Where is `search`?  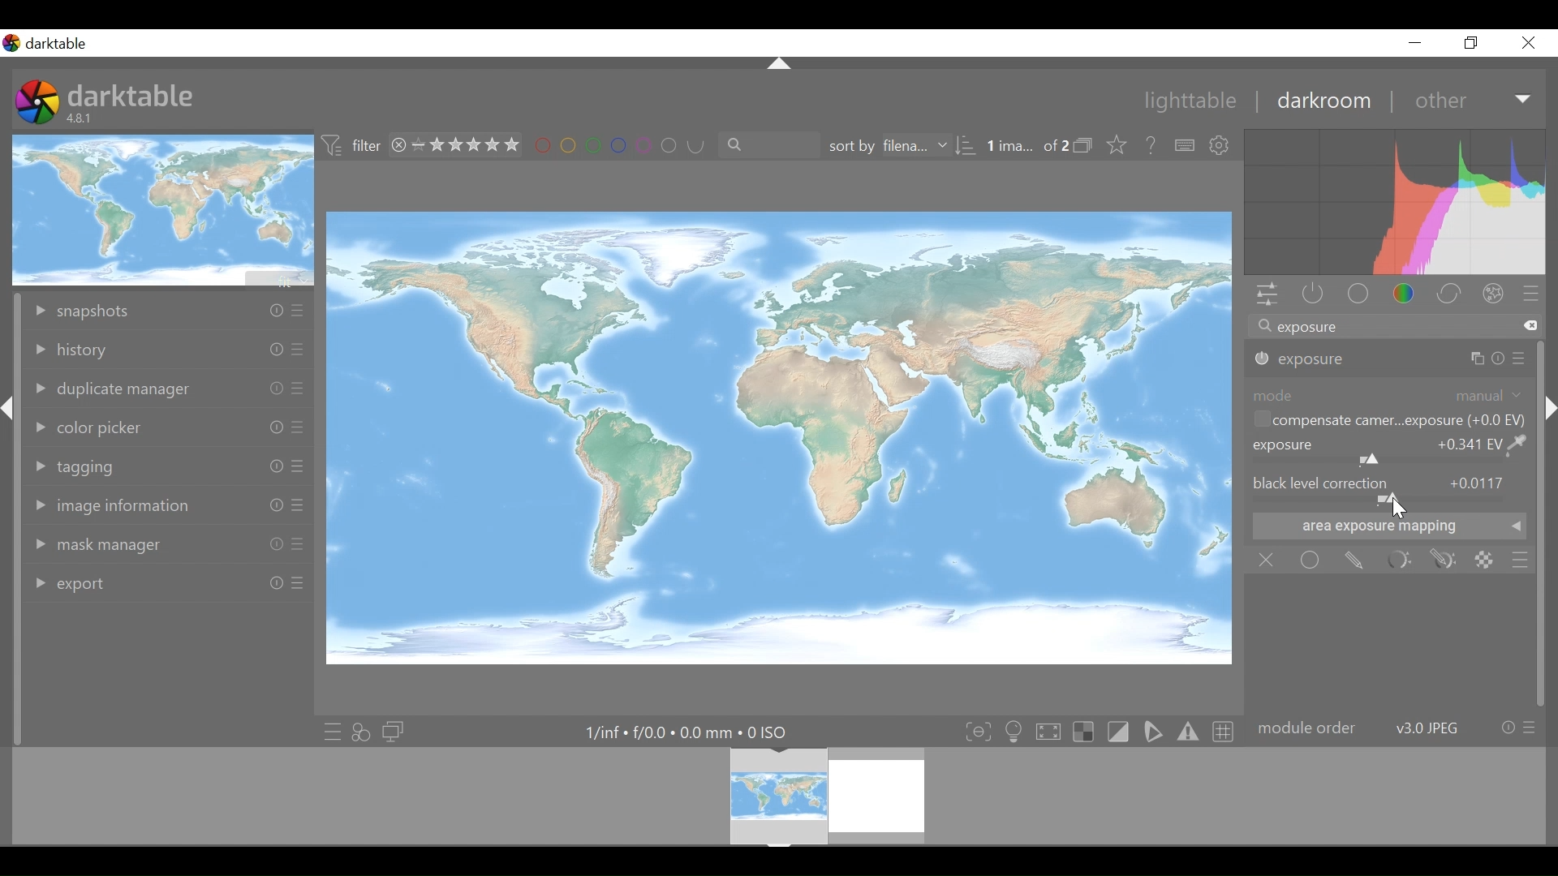 search is located at coordinates (763, 144).